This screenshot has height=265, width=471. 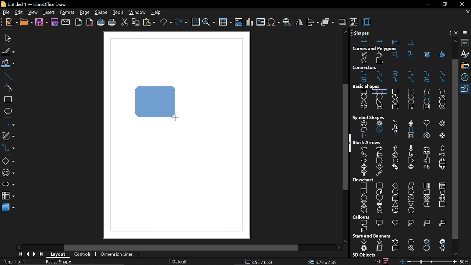 I want to click on scroll bar, so click(x=181, y=248).